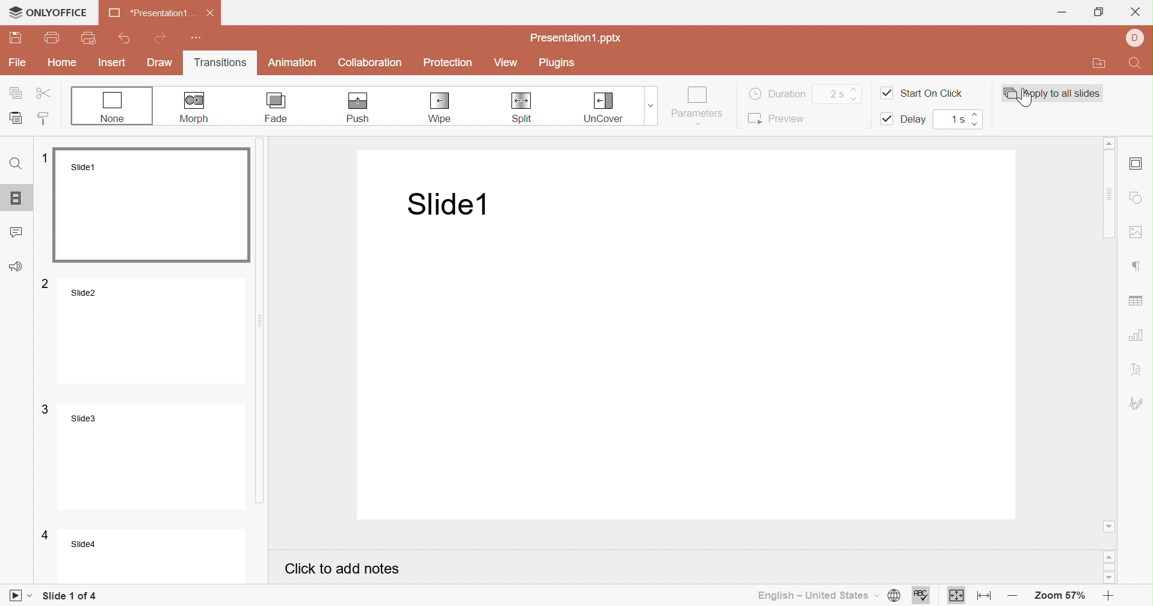 The height and width of the screenshot is (606, 1153). I want to click on ONLYOFFICE, so click(46, 10).